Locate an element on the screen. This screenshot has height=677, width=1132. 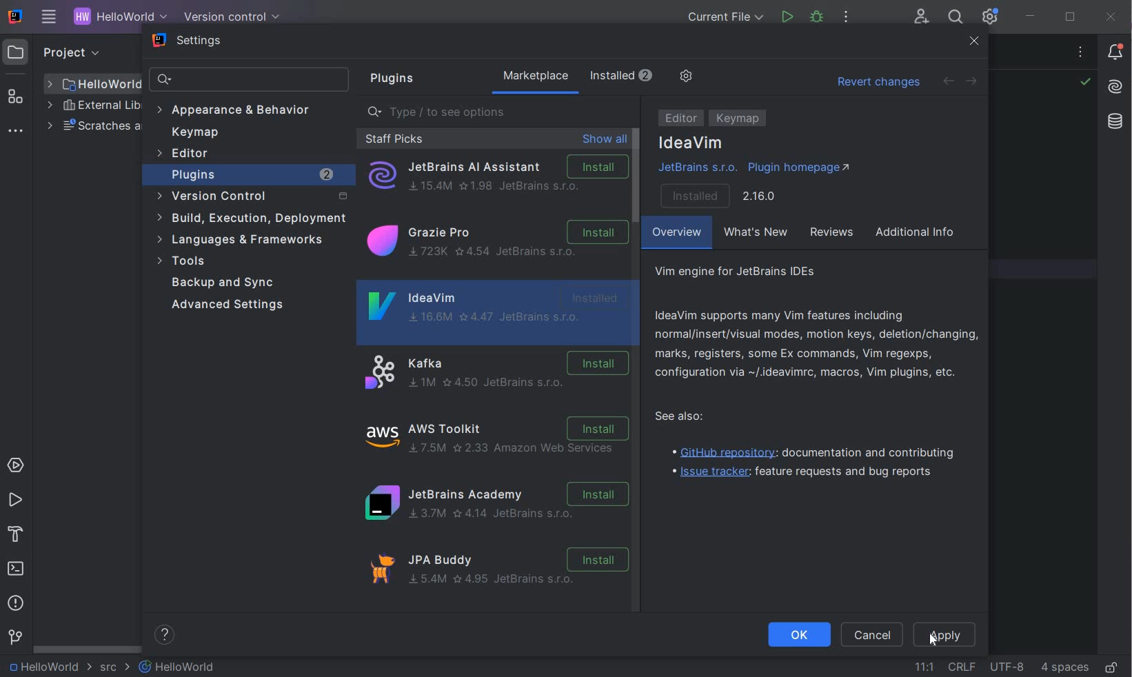
editor is located at coordinates (185, 154).